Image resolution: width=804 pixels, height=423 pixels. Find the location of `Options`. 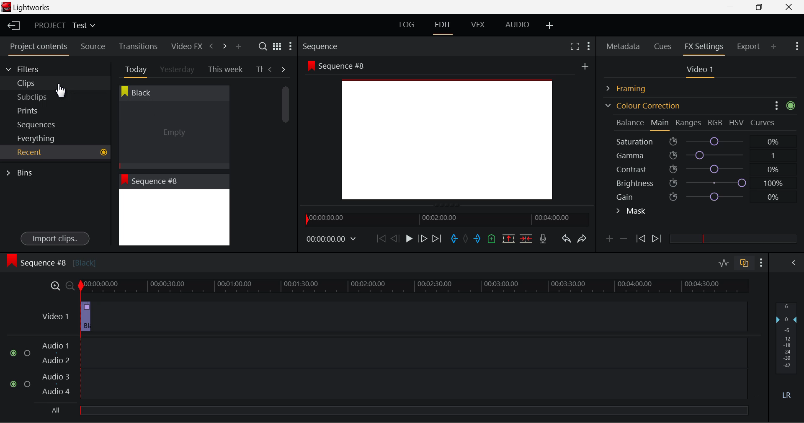

Options is located at coordinates (776, 105).